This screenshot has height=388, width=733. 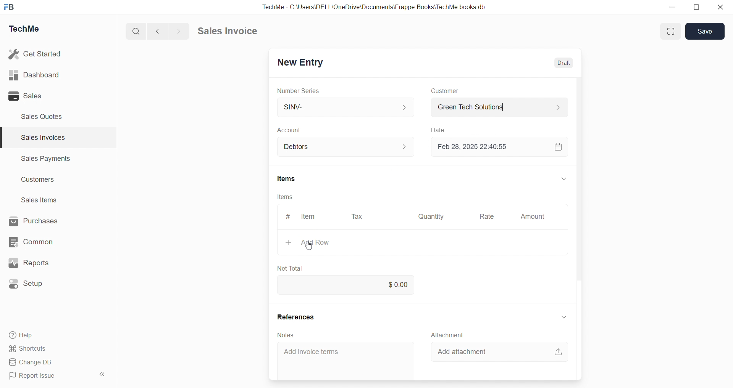 What do you see at coordinates (33, 221) in the screenshot?
I see `Purchases` at bounding box center [33, 221].